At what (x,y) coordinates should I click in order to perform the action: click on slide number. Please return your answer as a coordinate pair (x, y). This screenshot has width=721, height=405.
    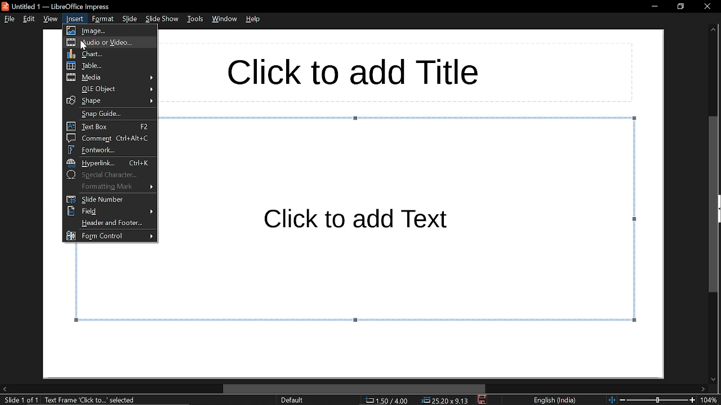
    Looking at the image, I should click on (110, 199).